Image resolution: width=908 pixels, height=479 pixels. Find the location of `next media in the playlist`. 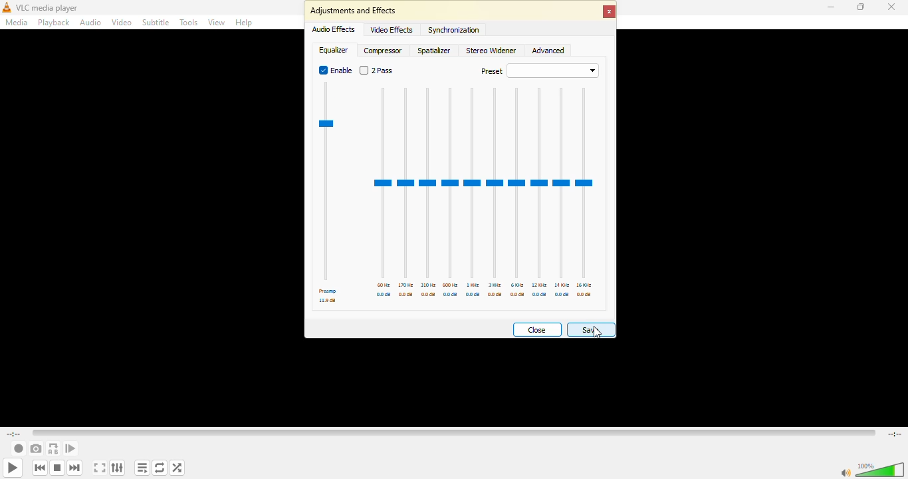

next media in the playlist is located at coordinates (74, 468).